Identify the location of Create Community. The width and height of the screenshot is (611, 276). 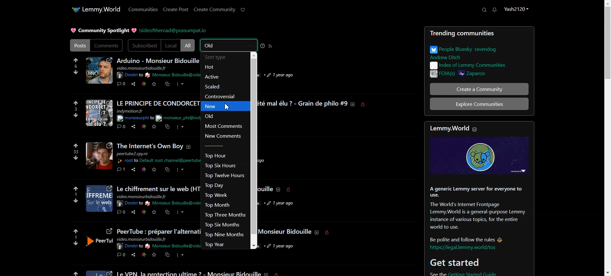
(214, 10).